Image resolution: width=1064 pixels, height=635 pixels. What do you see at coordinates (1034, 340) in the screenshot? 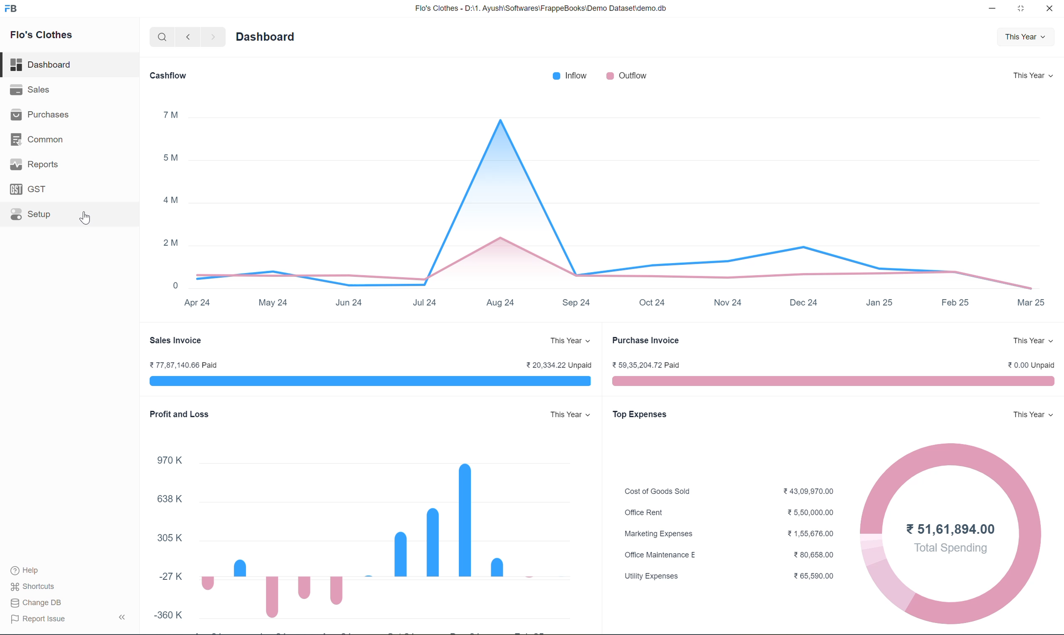
I see `This Year` at bounding box center [1034, 340].